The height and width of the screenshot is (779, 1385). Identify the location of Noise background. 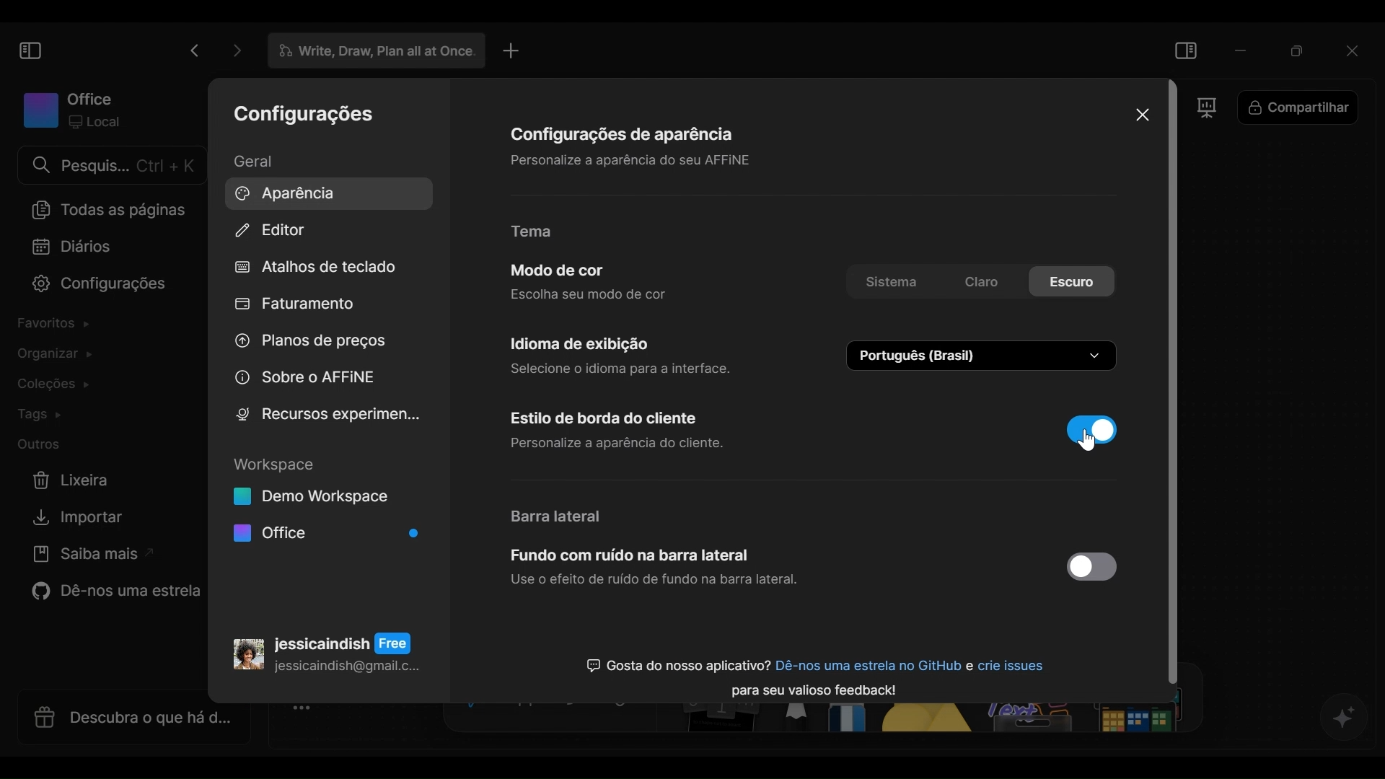
(654, 570).